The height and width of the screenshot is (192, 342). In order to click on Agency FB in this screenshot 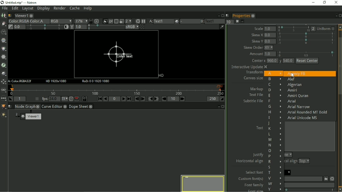, I will do `click(296, 73)`.